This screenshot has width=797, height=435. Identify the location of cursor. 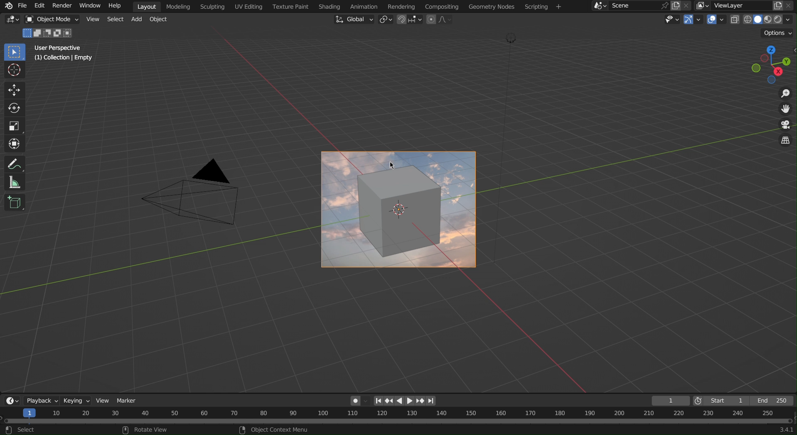
(386, 166).